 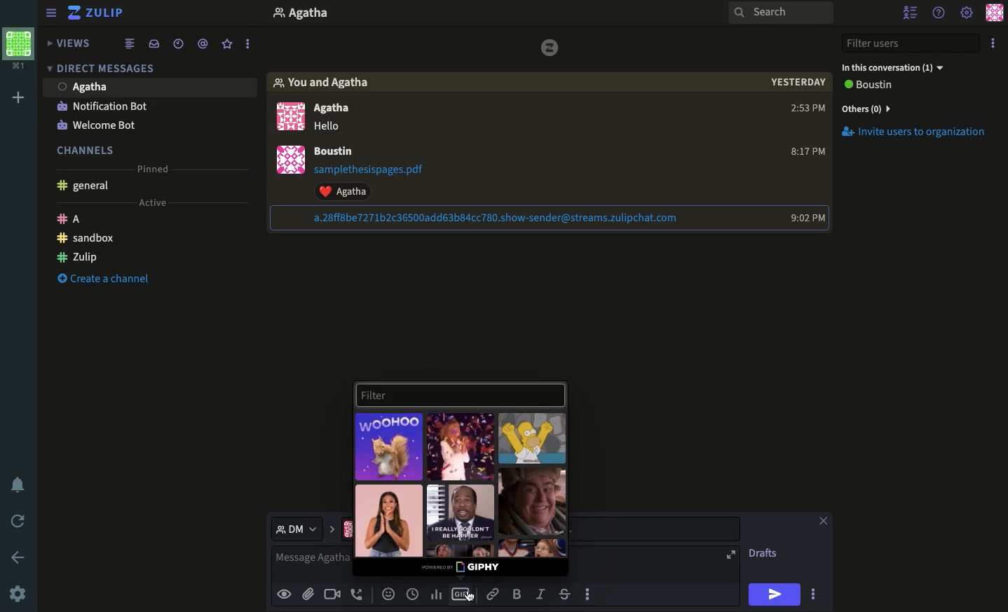 What do you see at coordinates (463, 568) in the screenshot?
I see `GIPHY` at bounding box center [463, 568].